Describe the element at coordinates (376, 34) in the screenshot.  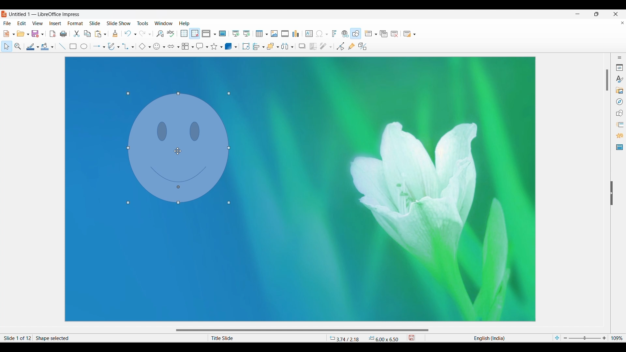
I see `New slide options` at that location.